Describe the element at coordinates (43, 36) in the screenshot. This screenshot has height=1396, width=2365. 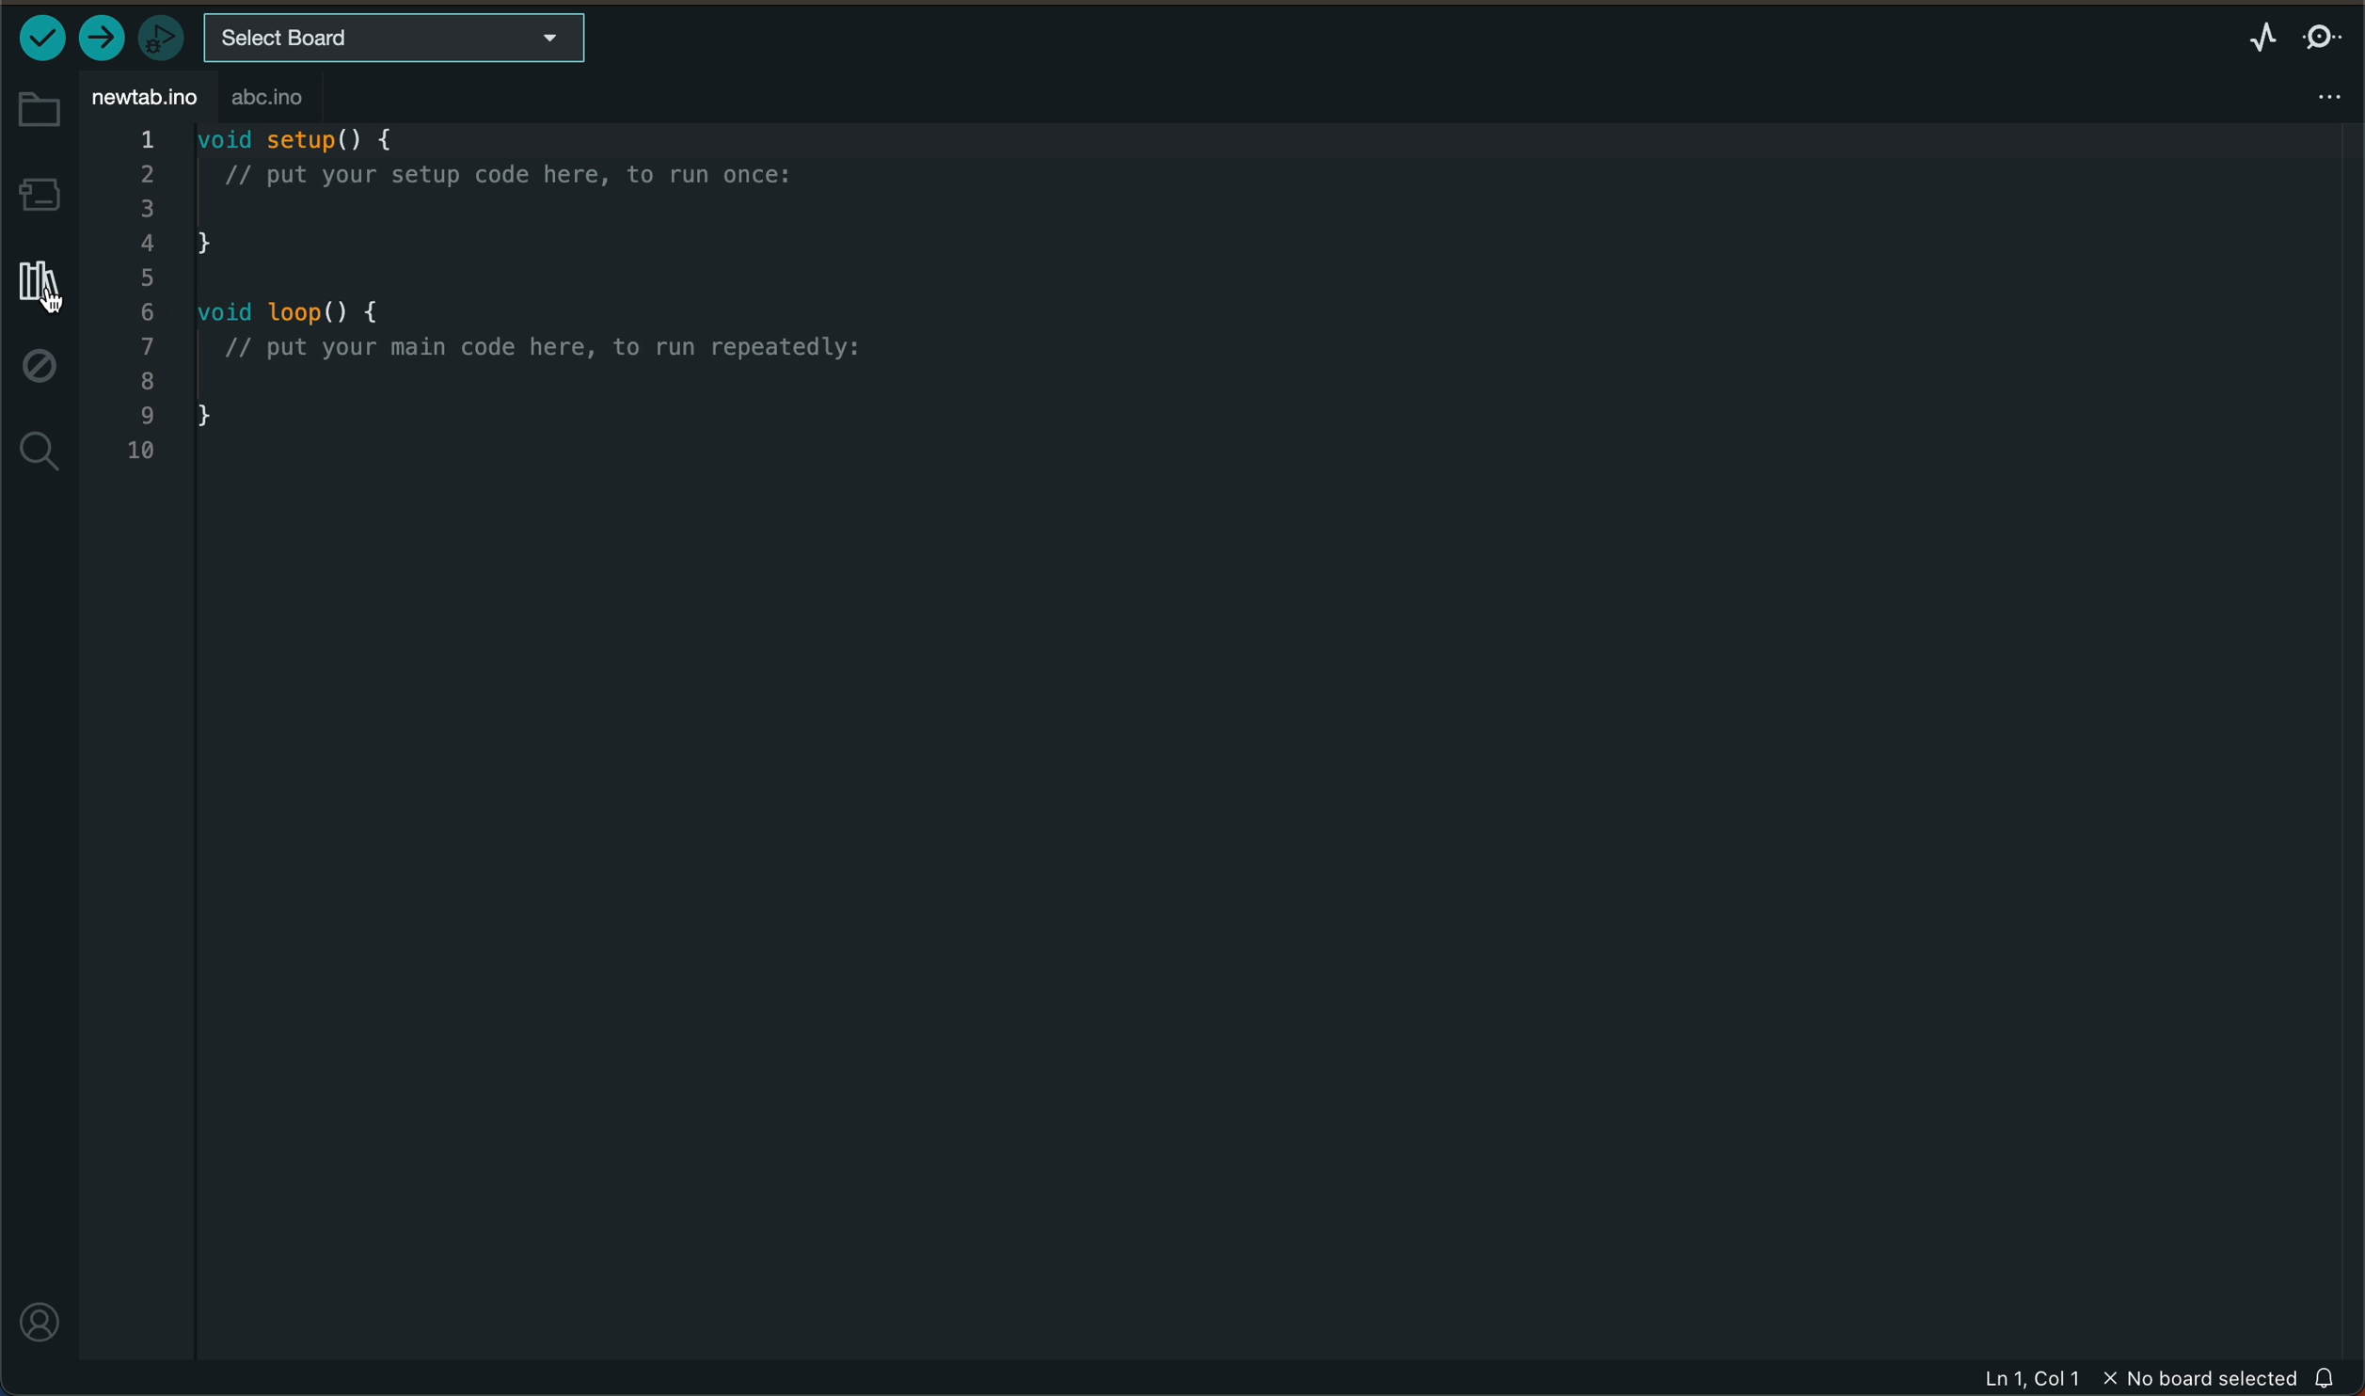
I see `verify` at that location.